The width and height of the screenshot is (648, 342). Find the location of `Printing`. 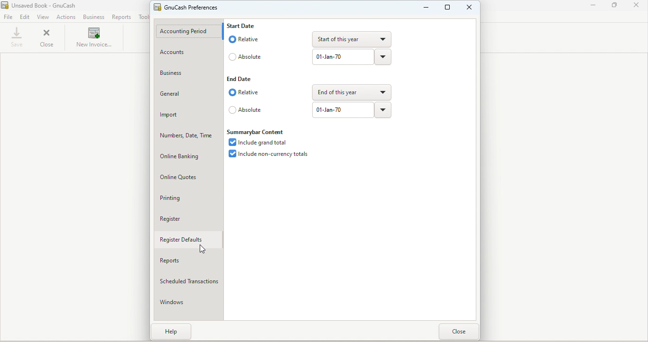

Printing is located at coordinates (189, 198).